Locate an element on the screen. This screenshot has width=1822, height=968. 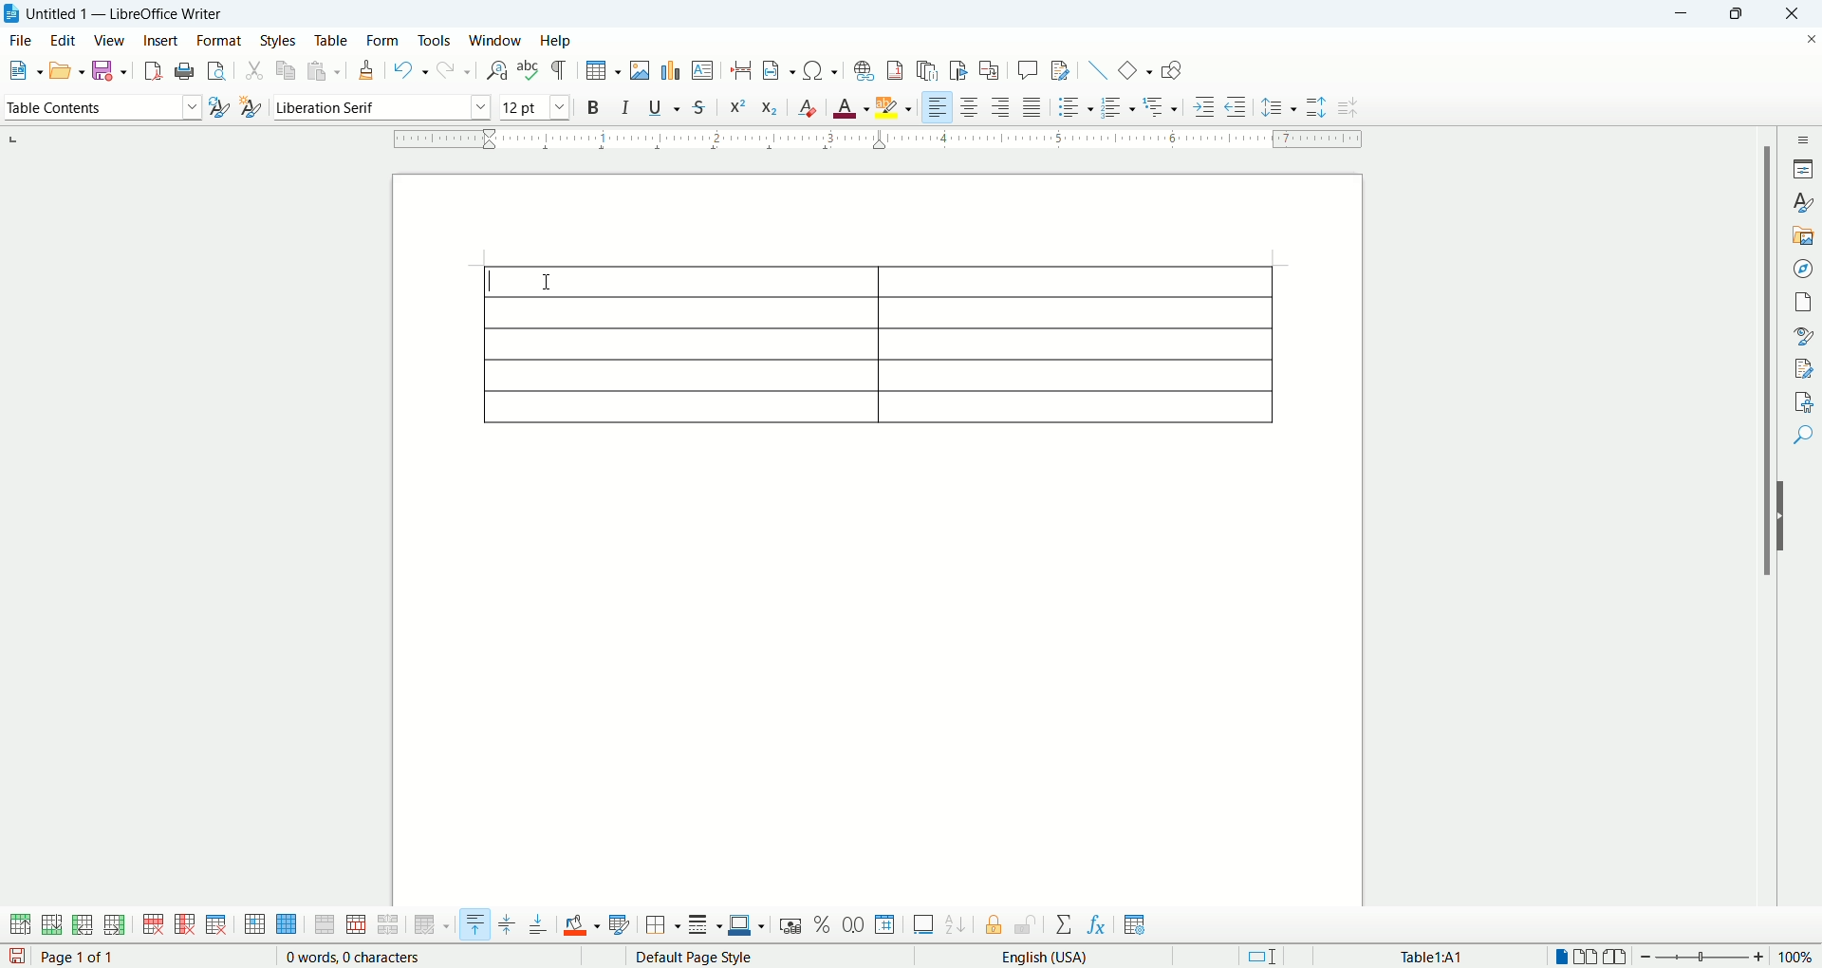
ordered list is located at coordinates (1116, 106).